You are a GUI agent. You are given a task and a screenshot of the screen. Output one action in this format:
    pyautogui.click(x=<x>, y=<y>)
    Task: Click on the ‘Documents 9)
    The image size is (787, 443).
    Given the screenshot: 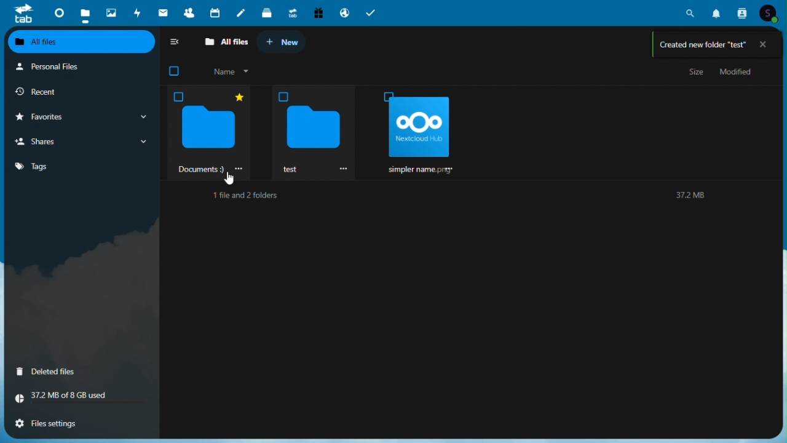 What is the action you would take?
    pyautogui.click(x=212, y=134)
    